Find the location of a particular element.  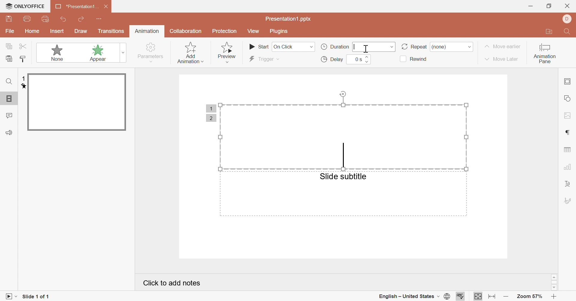

transitions is located at coordinates (111, 31).